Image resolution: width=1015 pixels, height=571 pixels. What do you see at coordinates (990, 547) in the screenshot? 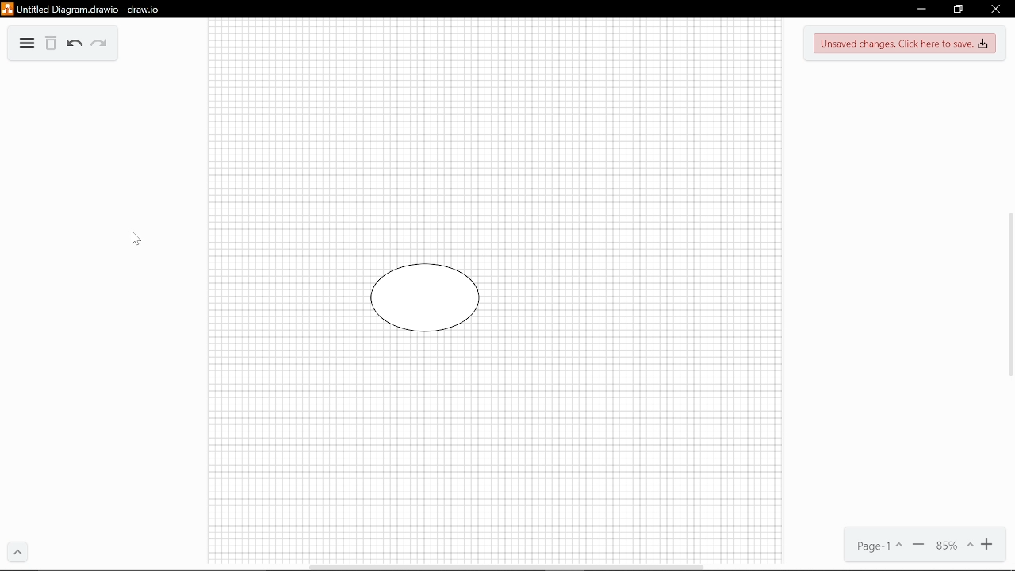
I see `Zoom in` at bounding box center [990, 547].